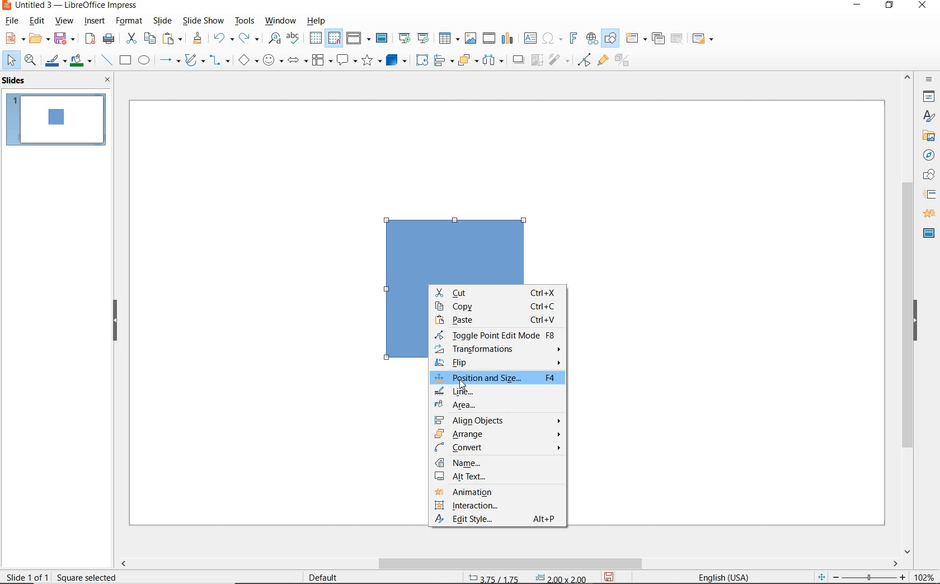  I want to click on zoom factor, so click(924, 574).